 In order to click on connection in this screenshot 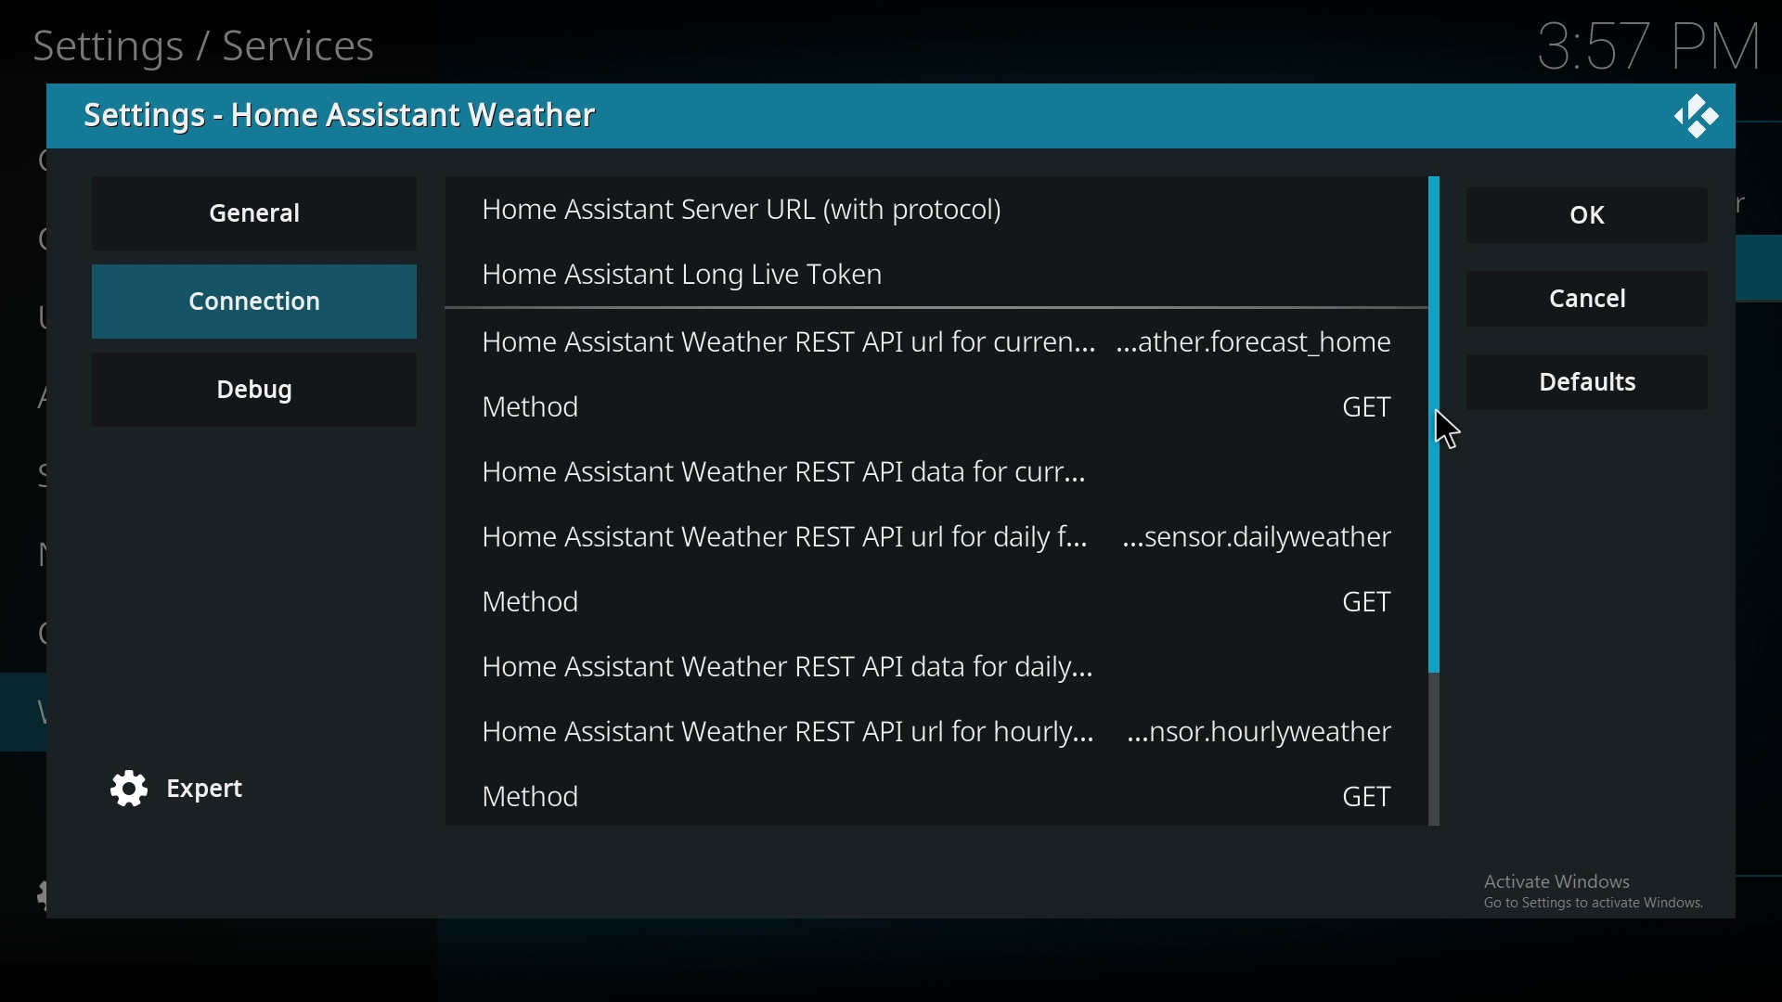, I will do `click(252, 301)`.